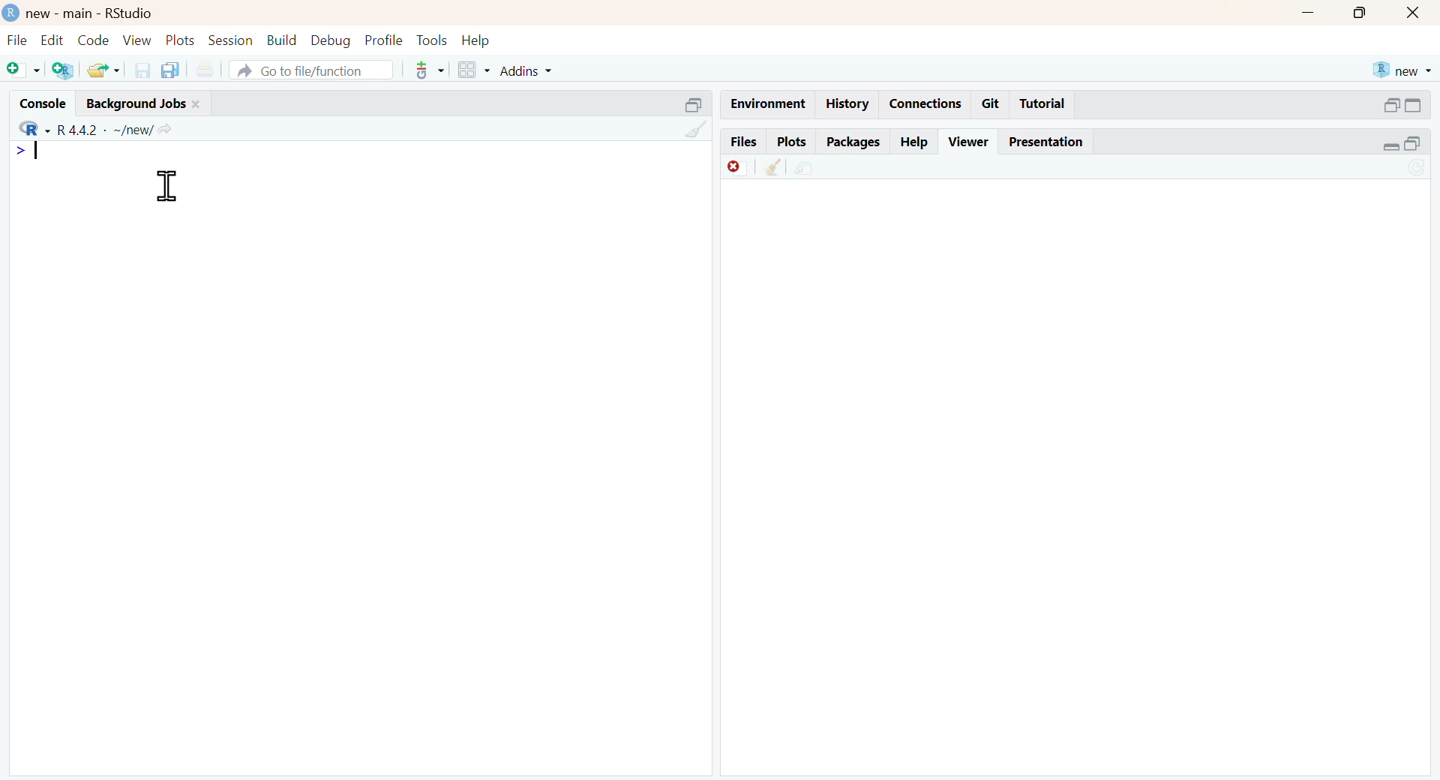 The image size is (1440, 780). I want to click on clean, so click(774, 168).